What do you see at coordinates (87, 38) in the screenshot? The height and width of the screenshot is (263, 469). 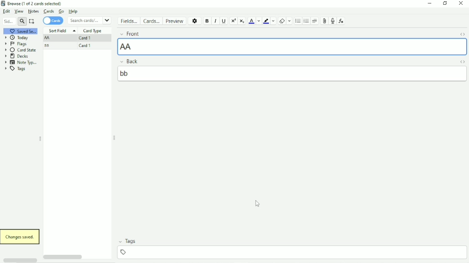 I see `Card 1` at bounding box center [87, 38].